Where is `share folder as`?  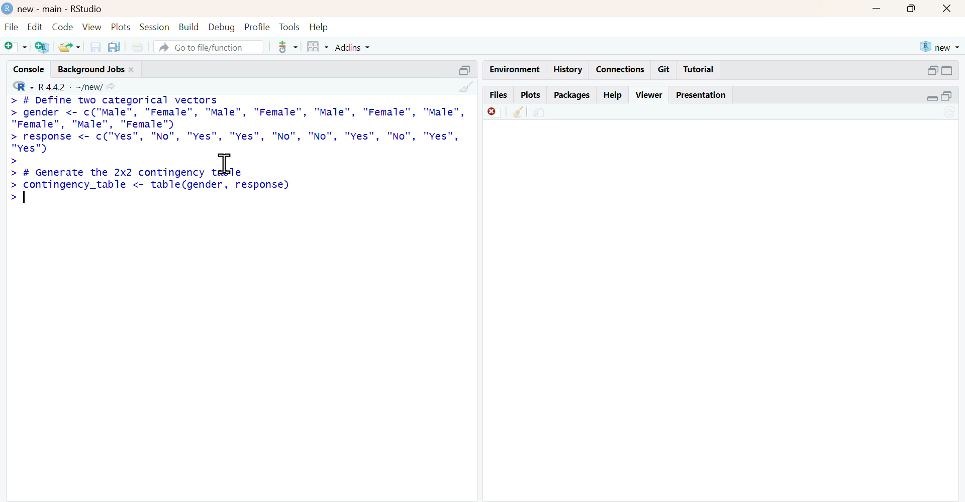 share folder as is located at coordinates (69, 47).